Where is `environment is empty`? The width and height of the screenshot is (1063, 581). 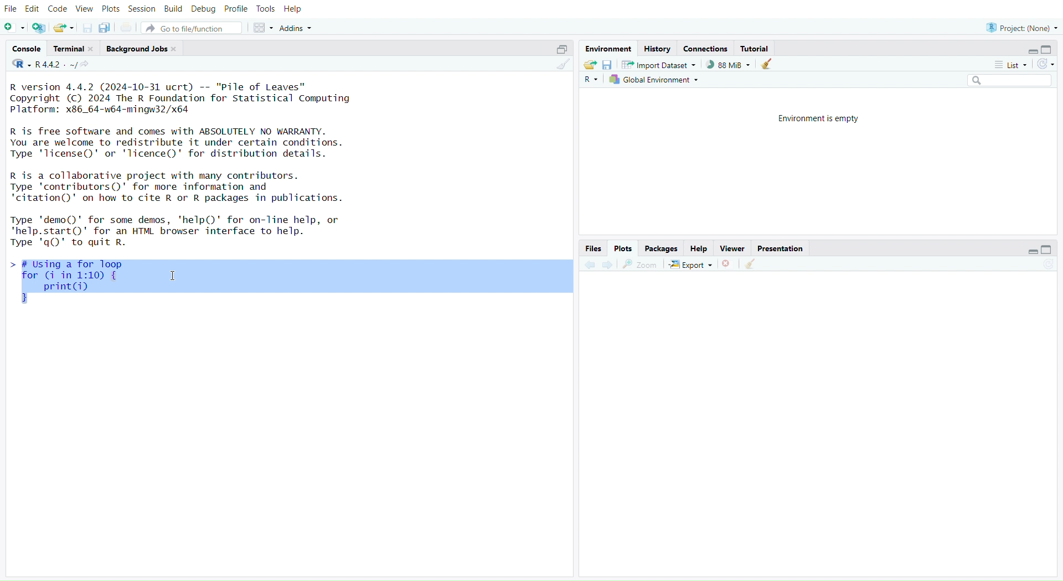 environment is empty is located at coordinates (816, 120).